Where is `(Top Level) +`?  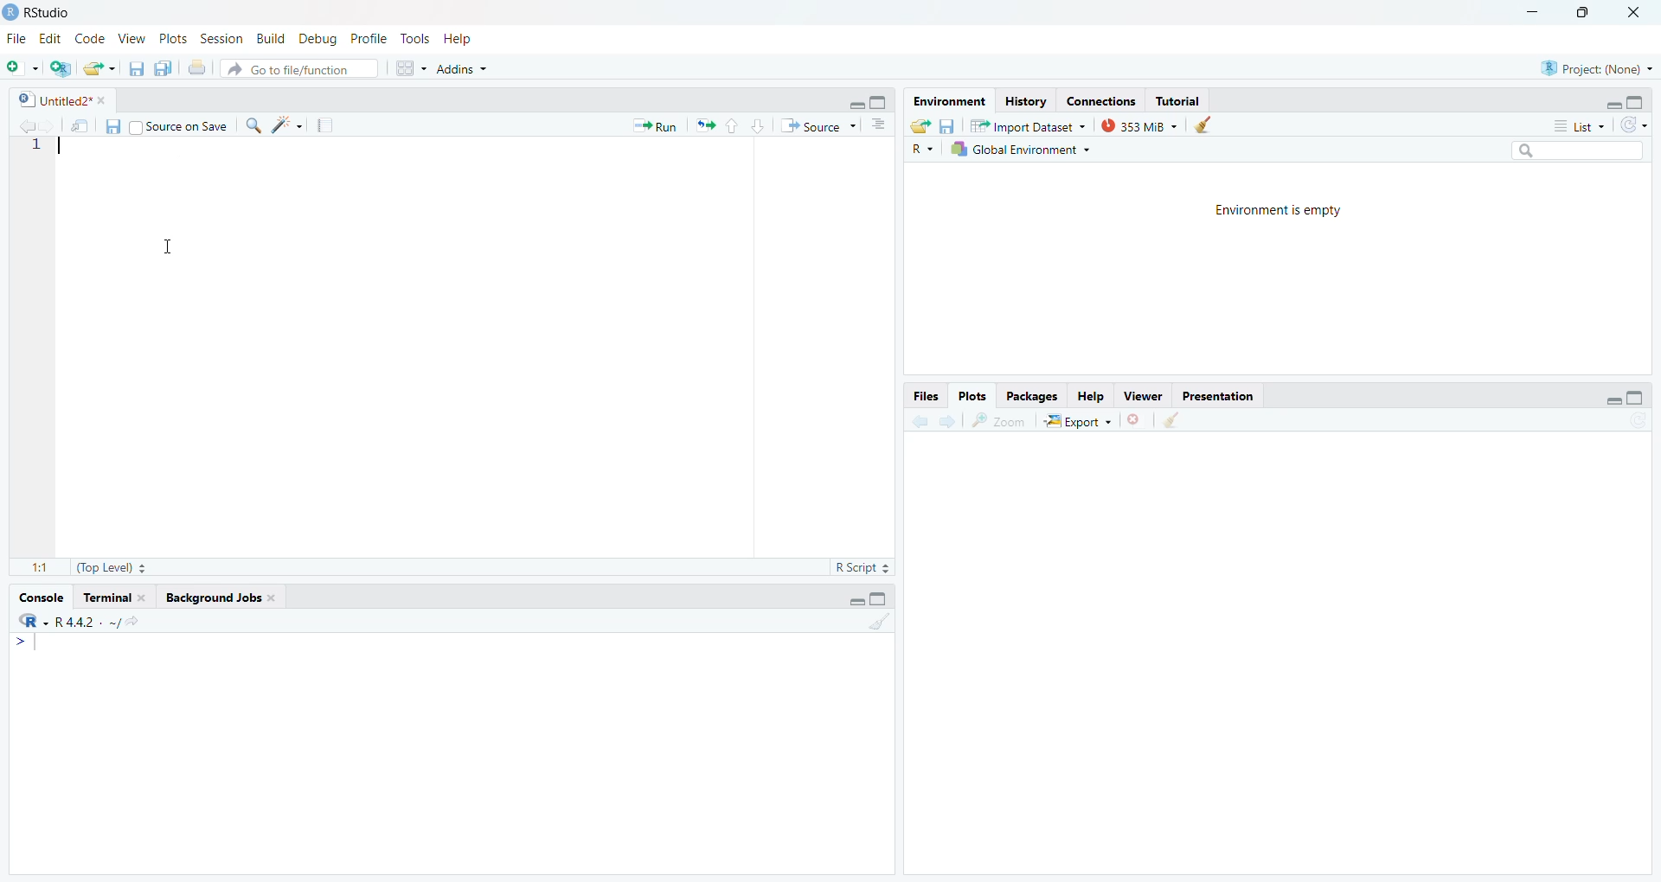 (Top Level) + is located at coordinates (113, 569).